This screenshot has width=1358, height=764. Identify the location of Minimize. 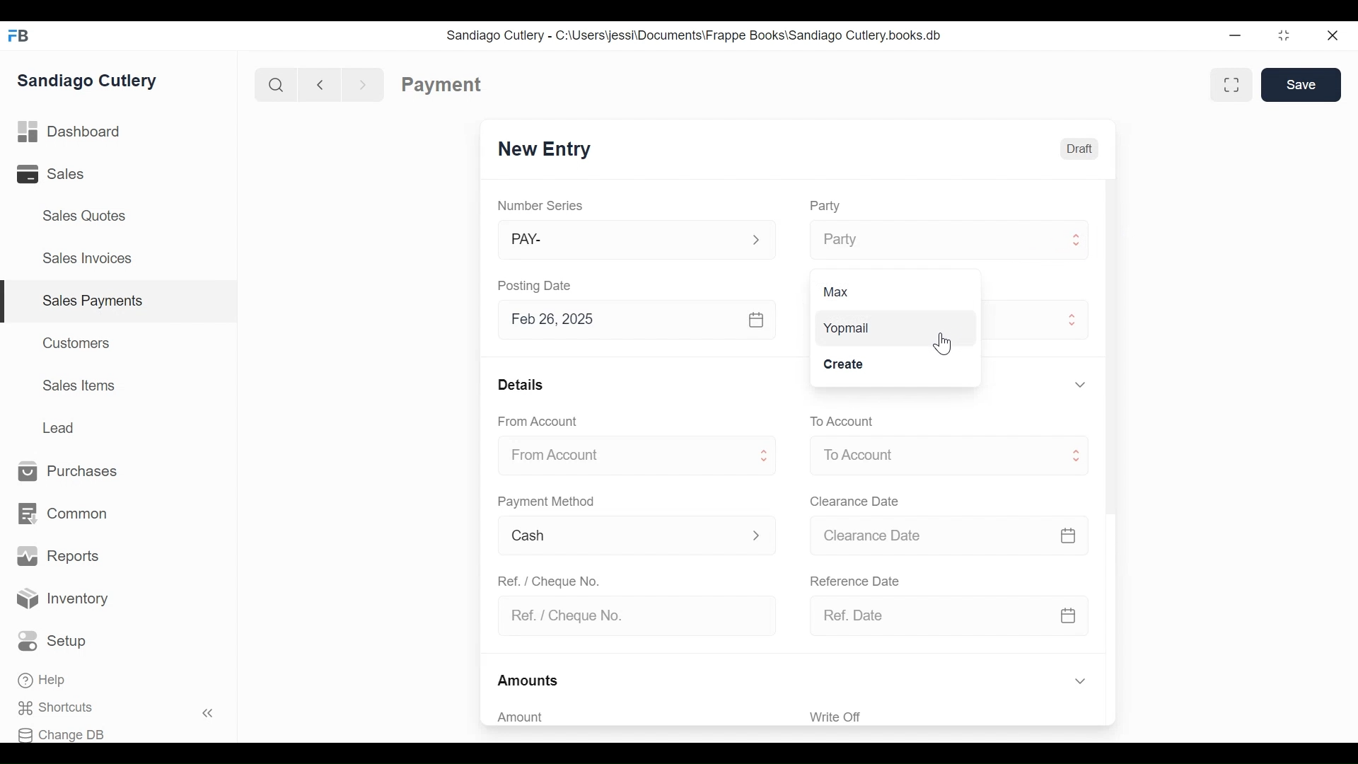
(1235, 37).